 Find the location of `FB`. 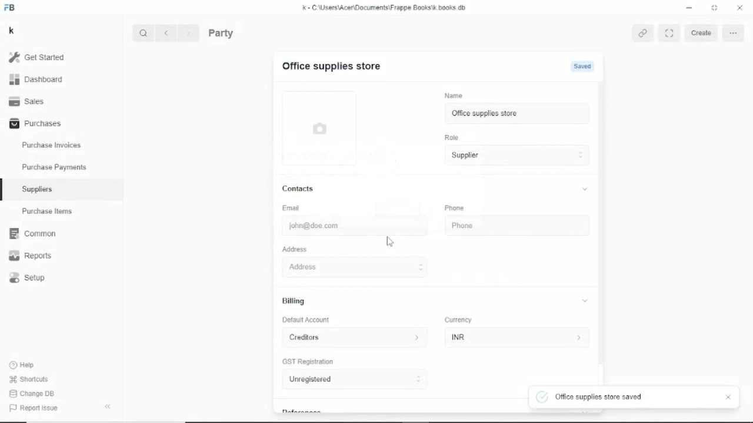

FB is located at coordinates (11, 7).